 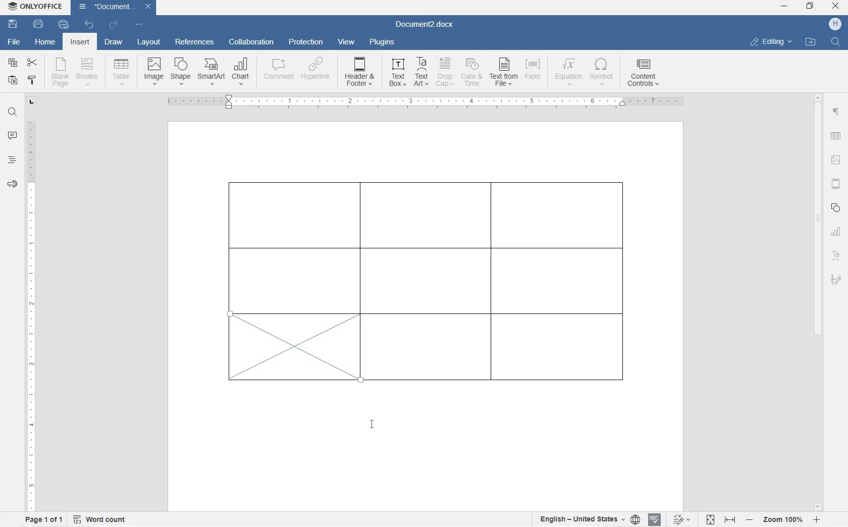 What do you see at coordinates (838, 232) in the screenshot?
I see `chart settings` at bounding box center [838, 232].